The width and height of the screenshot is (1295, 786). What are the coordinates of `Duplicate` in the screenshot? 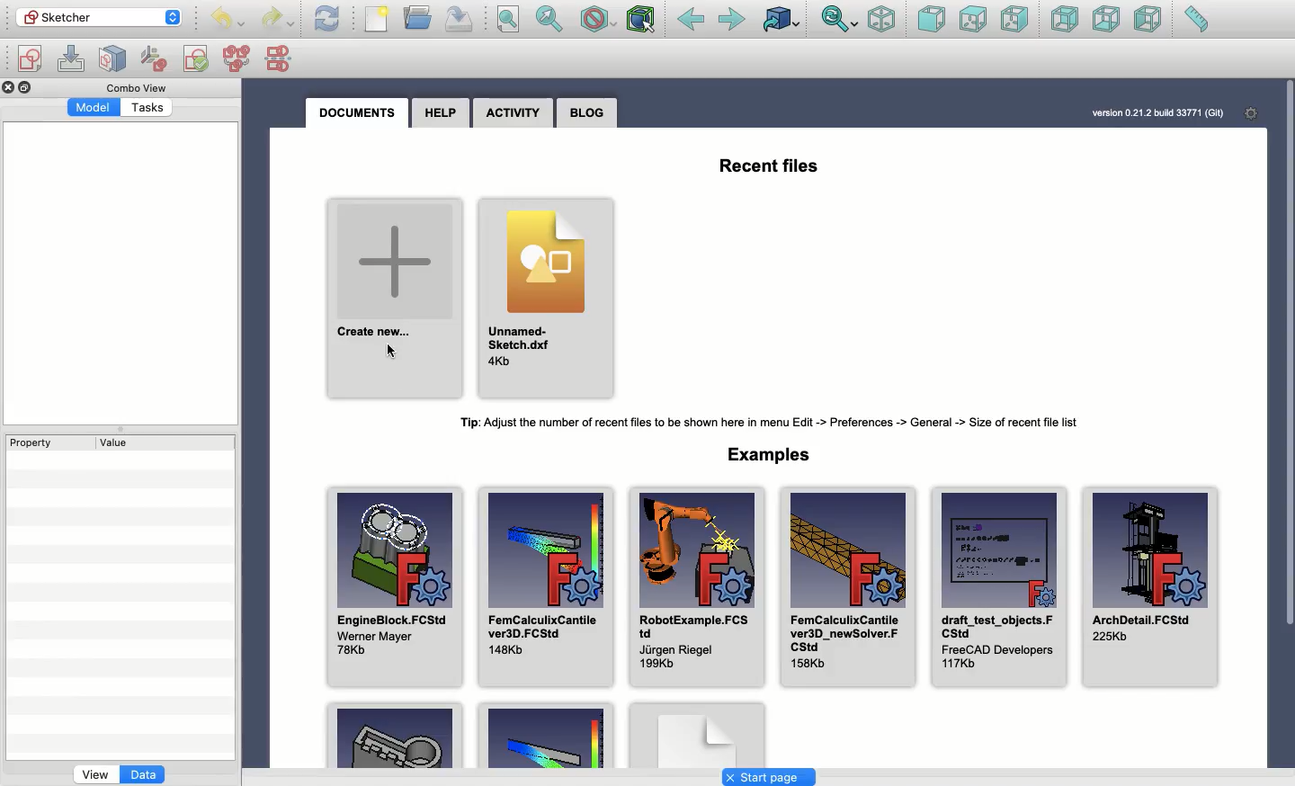 It's located at (27, 86).